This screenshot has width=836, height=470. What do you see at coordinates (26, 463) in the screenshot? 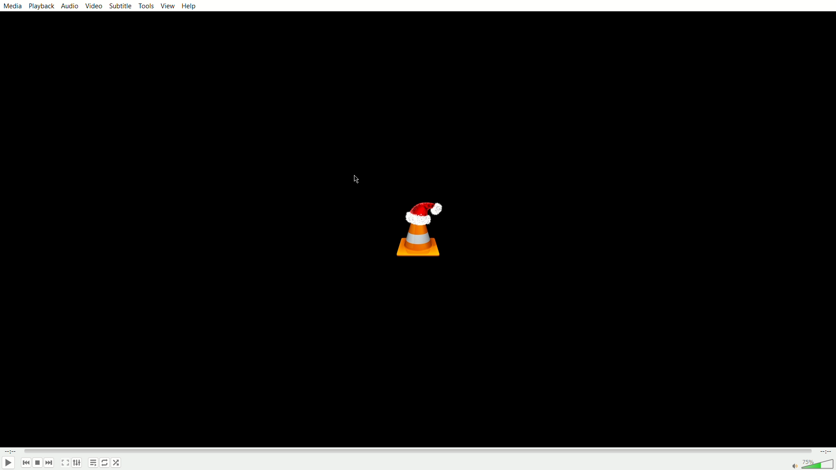
I see `previous` at bounding box center [26, 463].